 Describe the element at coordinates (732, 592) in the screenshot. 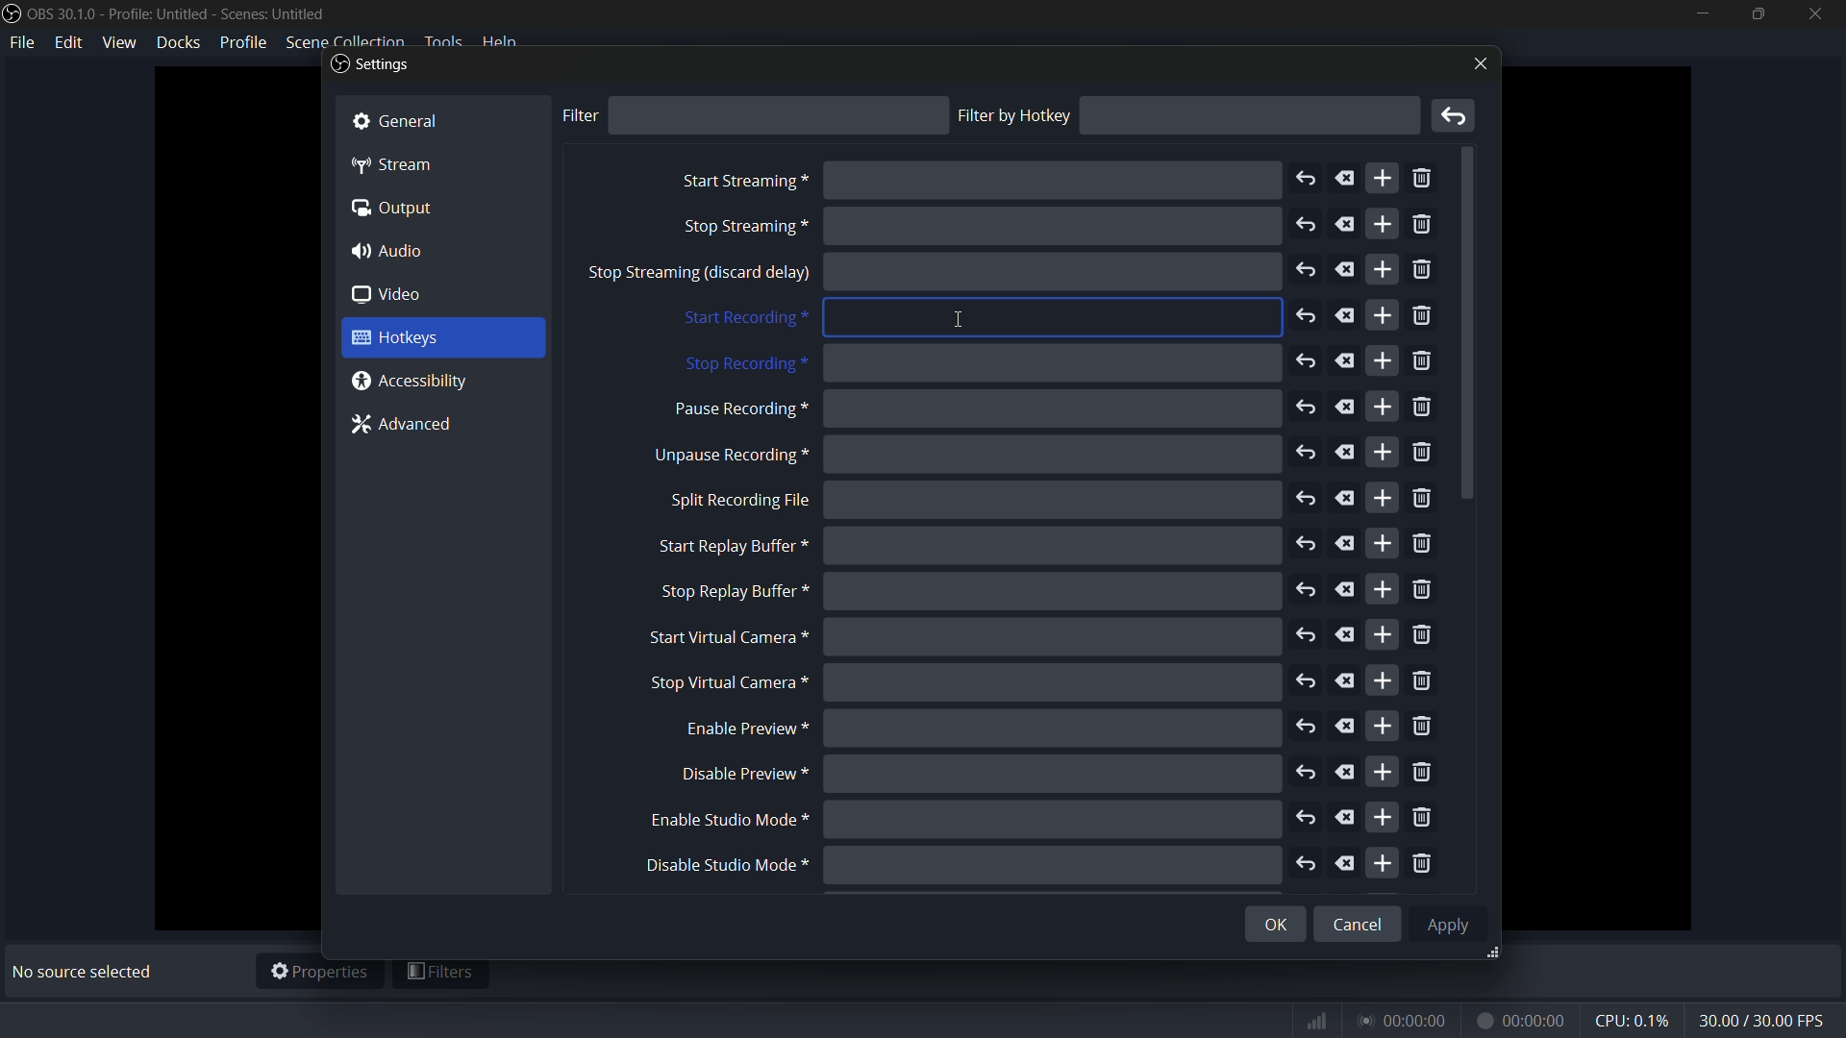

I see `stop replay buffer` at that location.